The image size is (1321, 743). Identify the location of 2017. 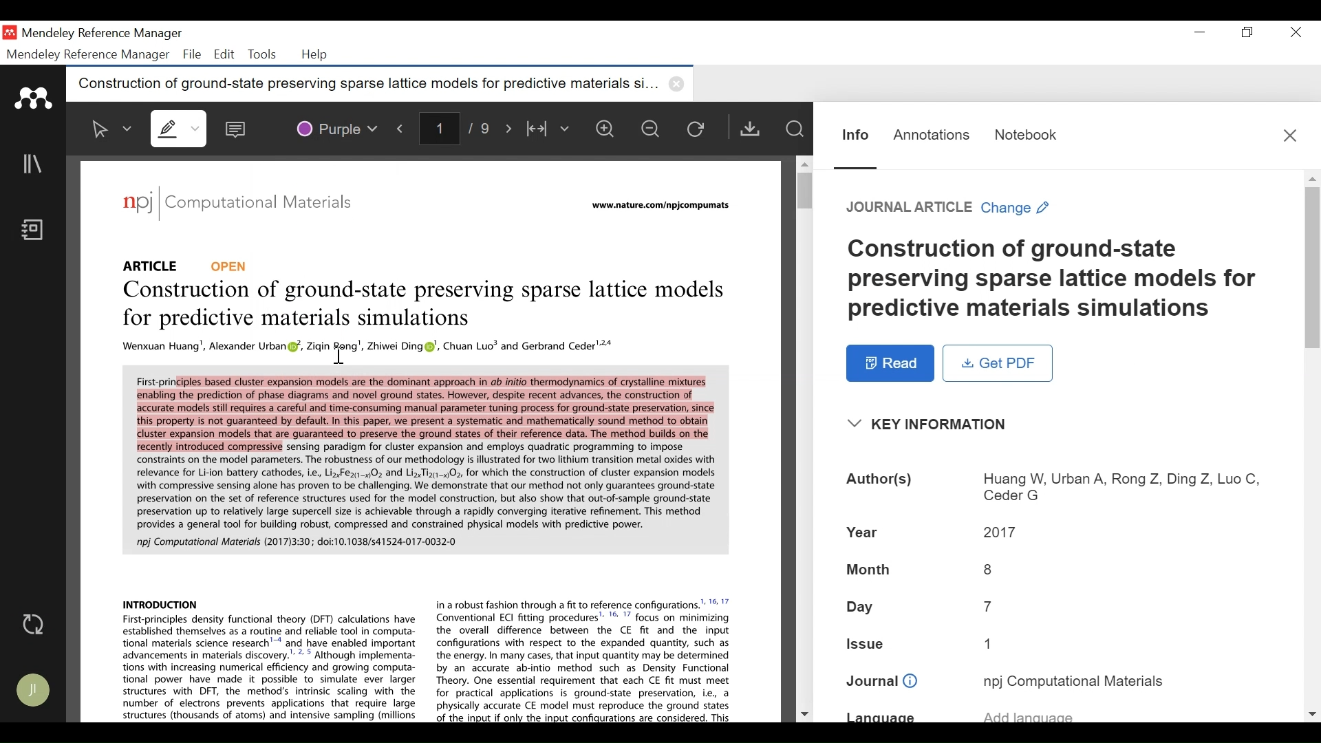
(996, 531).